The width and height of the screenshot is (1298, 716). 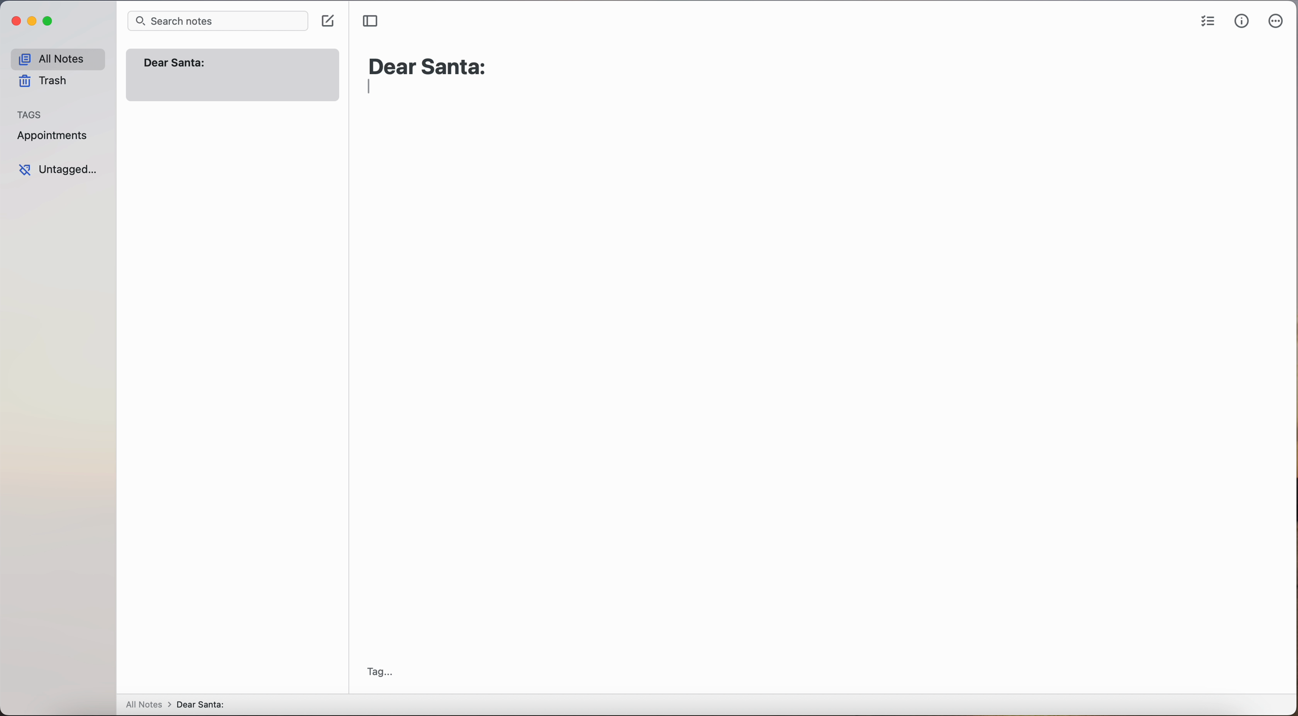 What do you see at coordinates (435, 66) in the screenshot?
I see `Dear Santa:` at bounding box center [435, 66].